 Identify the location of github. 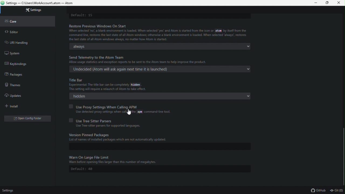
(318, 190).